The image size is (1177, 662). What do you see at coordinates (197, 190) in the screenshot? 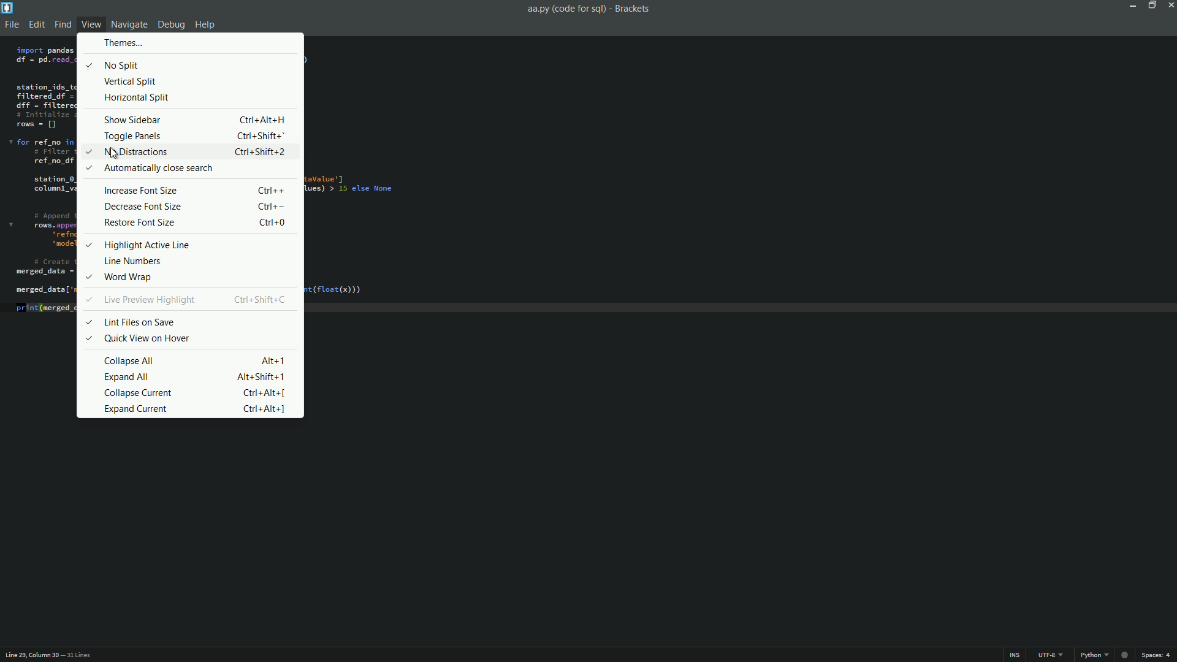
I see `Increase font size` at bounding box center [197, 190].